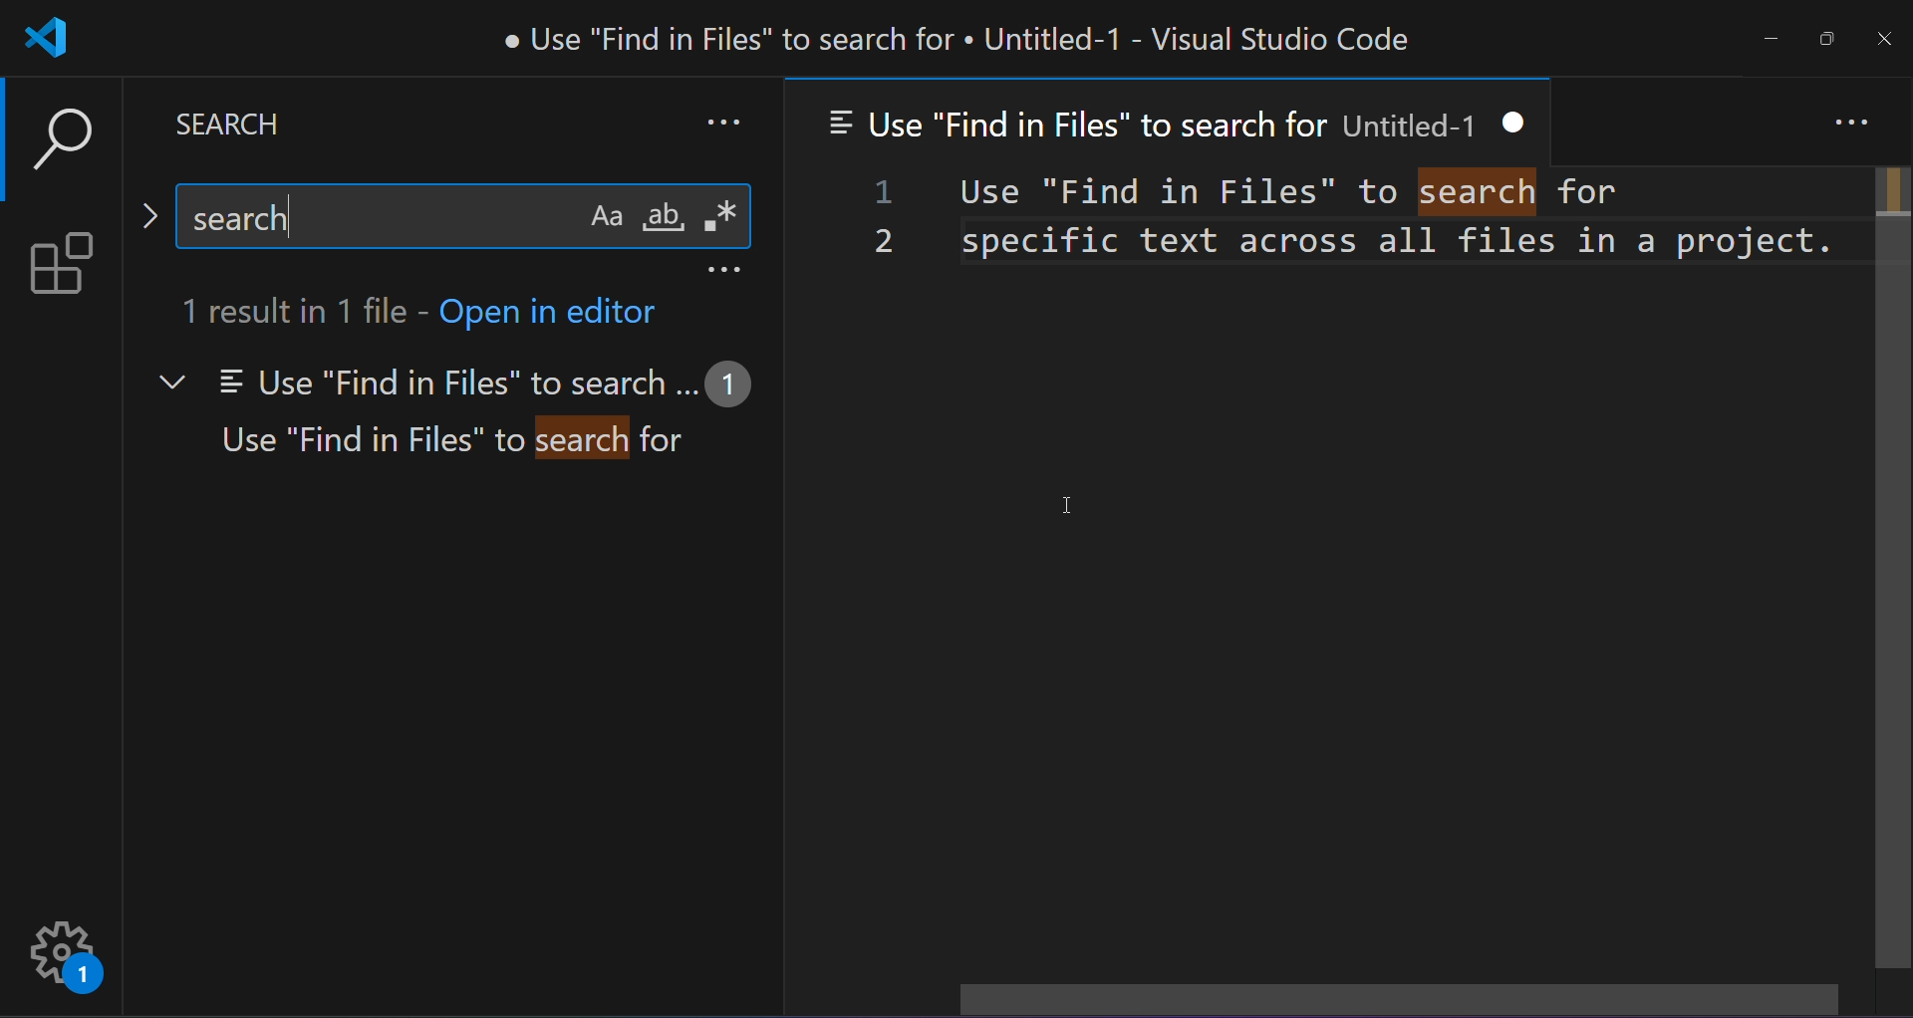 The height and width of the screenshot is (1018, 1913). I want to click on settings, so click(61, 957).